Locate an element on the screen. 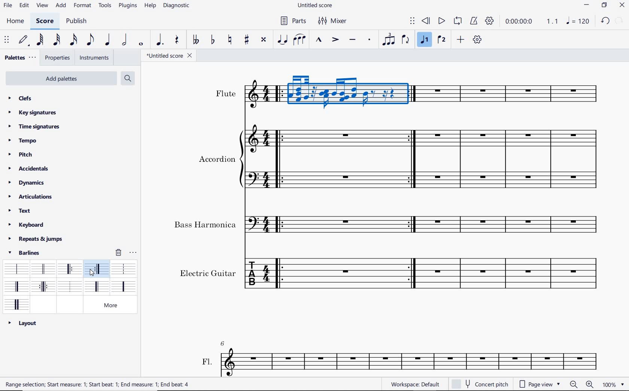  NOTE is located at coordinates (577, 21).